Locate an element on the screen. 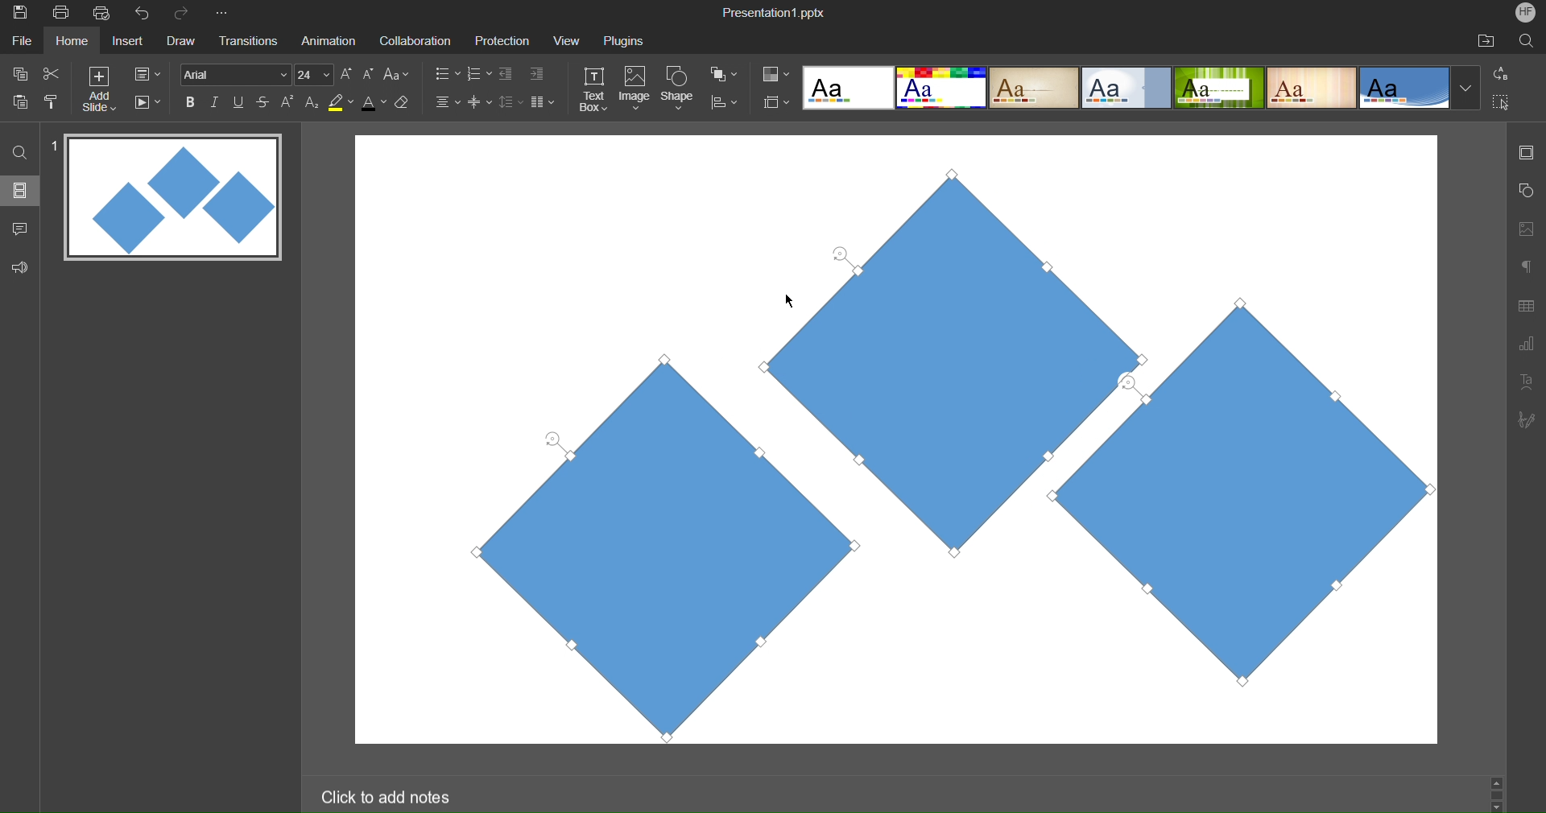 The width and height of the screenshot is (1546, 813). Image is located at coordinates (635, 90).